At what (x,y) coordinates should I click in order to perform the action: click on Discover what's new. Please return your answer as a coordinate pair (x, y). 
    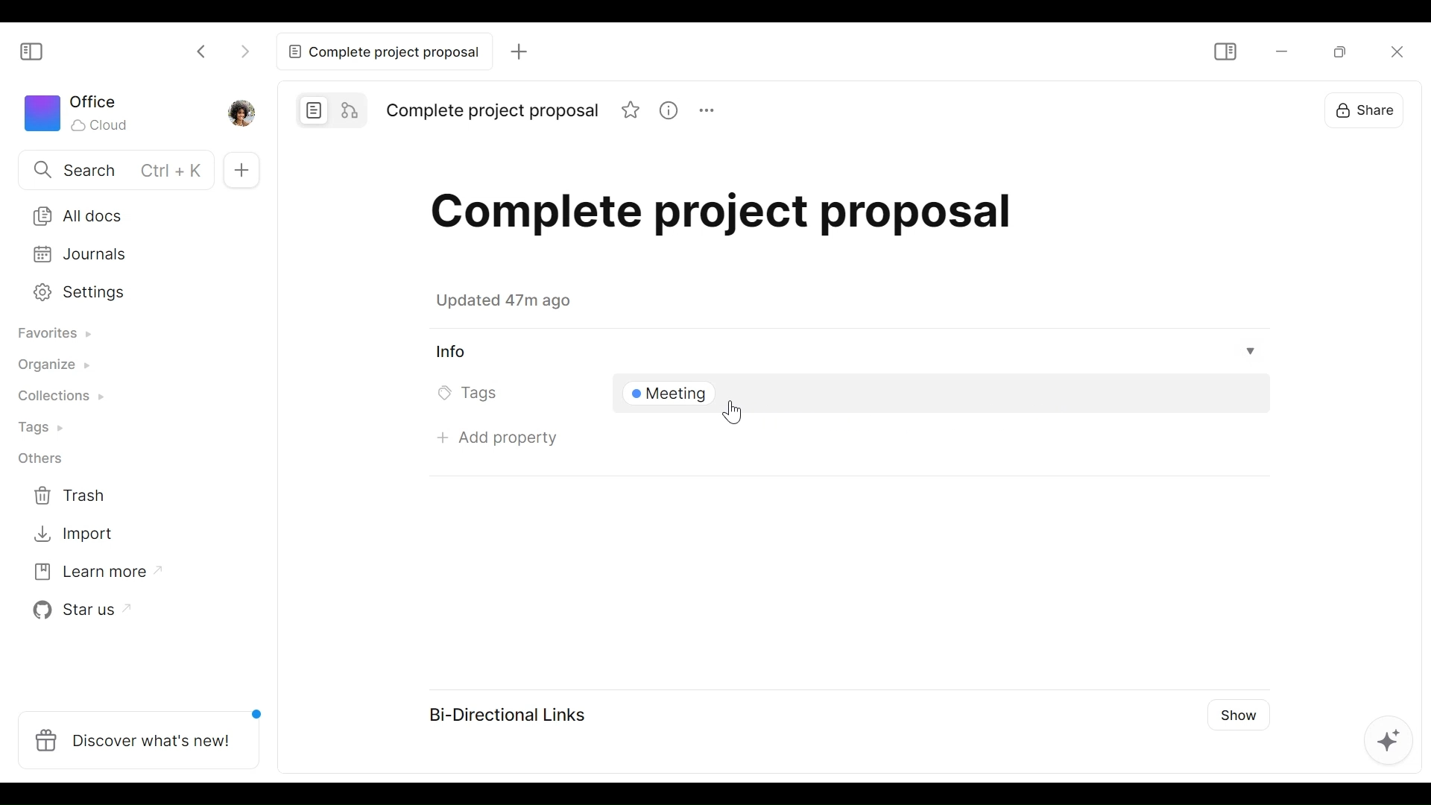
    Looking at the image, I should click on (139, 738).